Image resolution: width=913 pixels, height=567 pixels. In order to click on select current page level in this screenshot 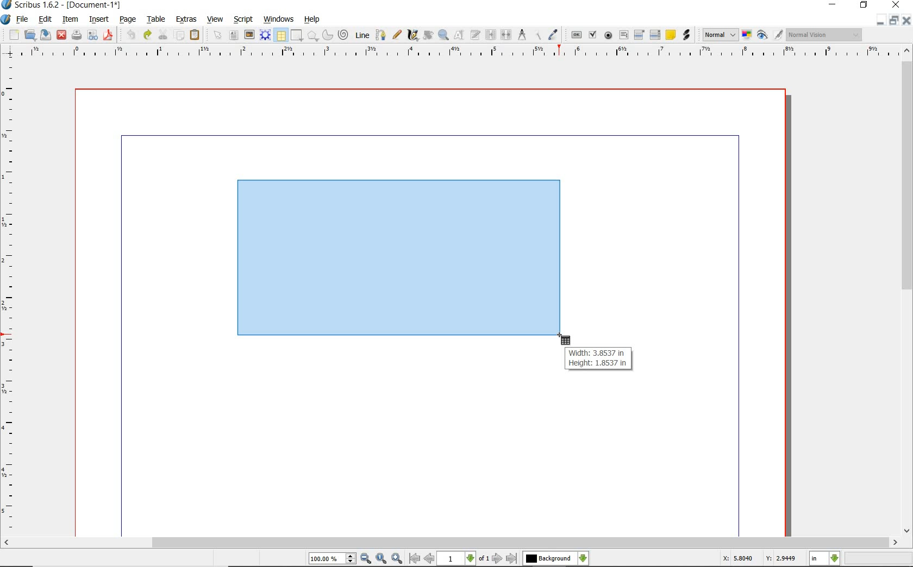, I will do `click(464, 558)`.